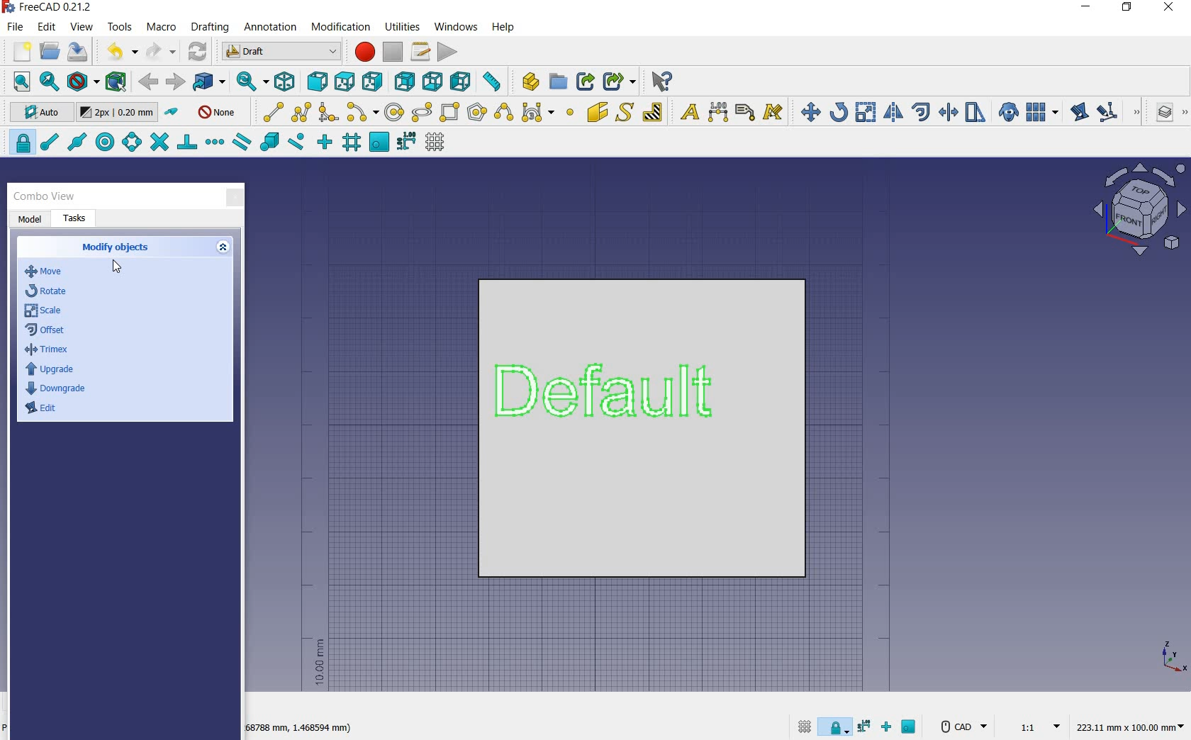 Image resolution: width=1191 pixels, height=740 pixels. What do you see at coordinates (866, 113) in the screenshot?
I see `scale` at bounding box center [866, 113].